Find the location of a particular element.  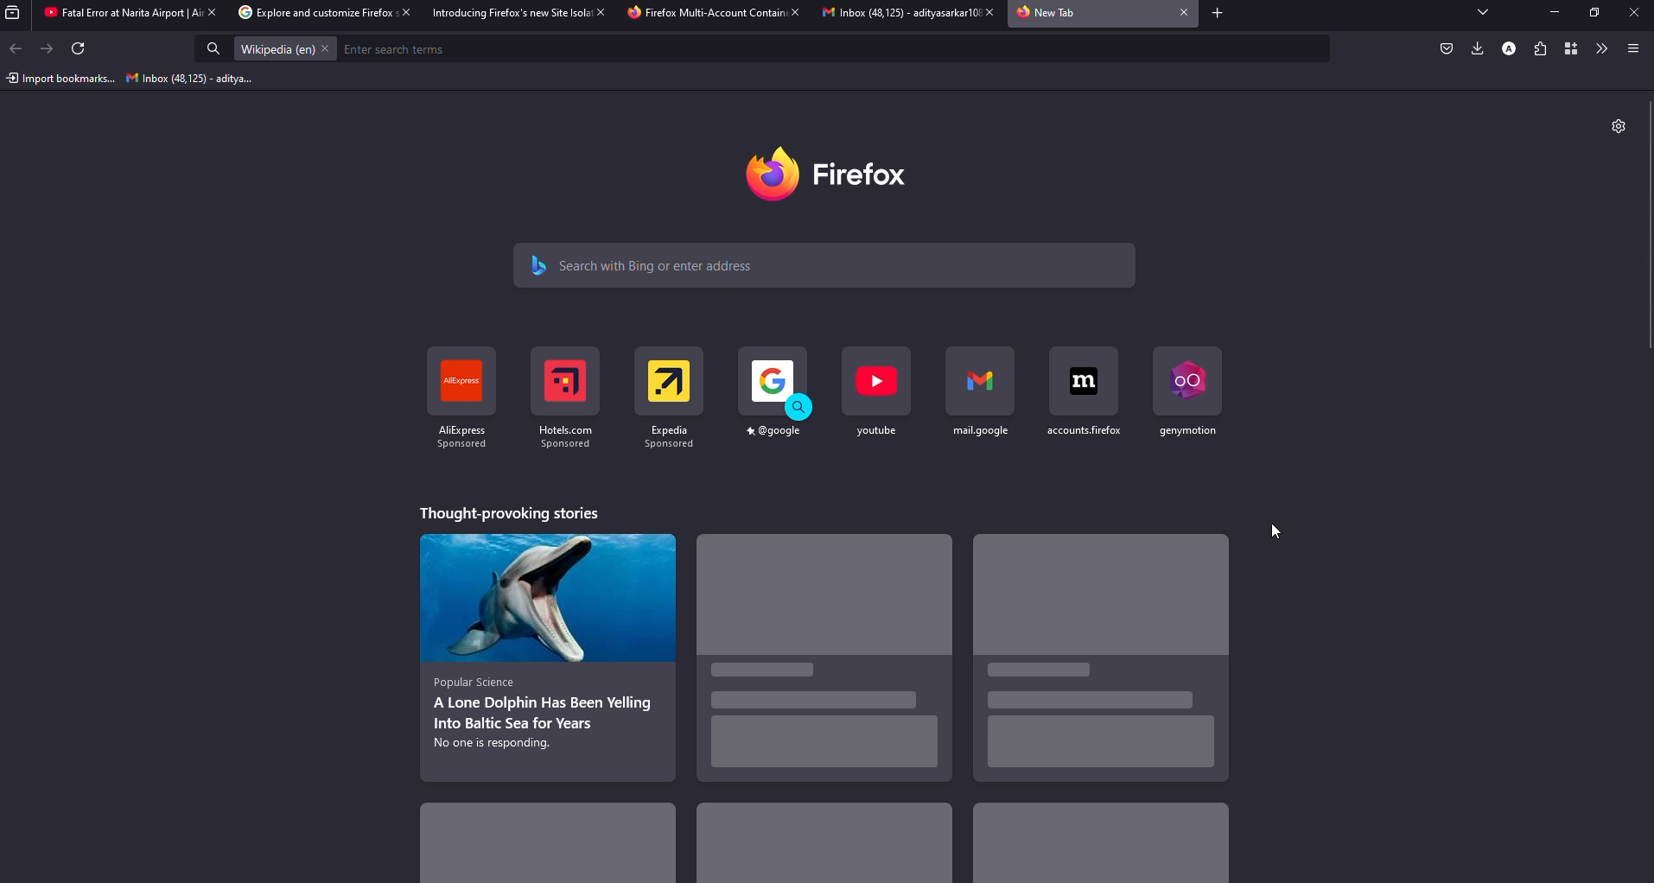

tab is located at coordinates (890, 14).